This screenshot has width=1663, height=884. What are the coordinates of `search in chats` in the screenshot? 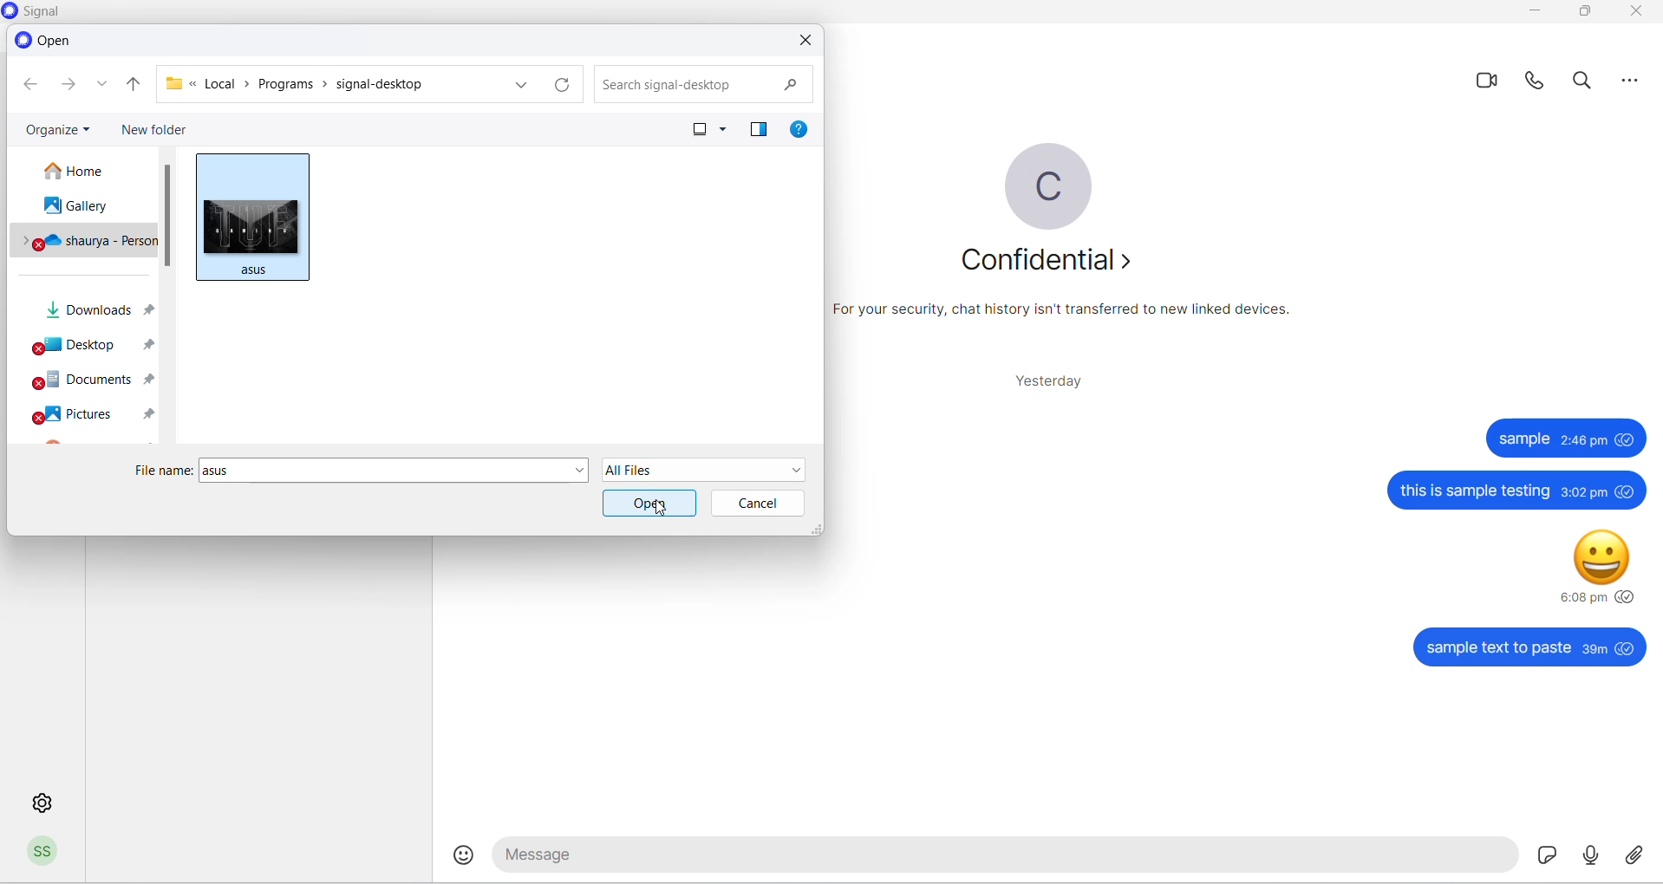 It's located at (1587, 85).